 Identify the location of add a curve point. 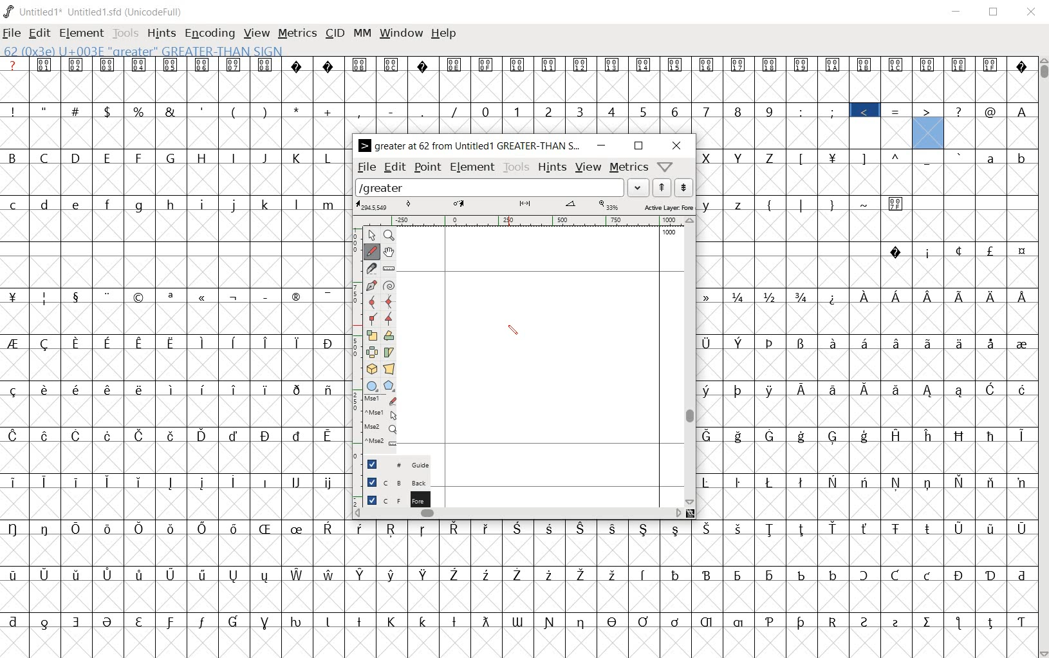
(372, 301).